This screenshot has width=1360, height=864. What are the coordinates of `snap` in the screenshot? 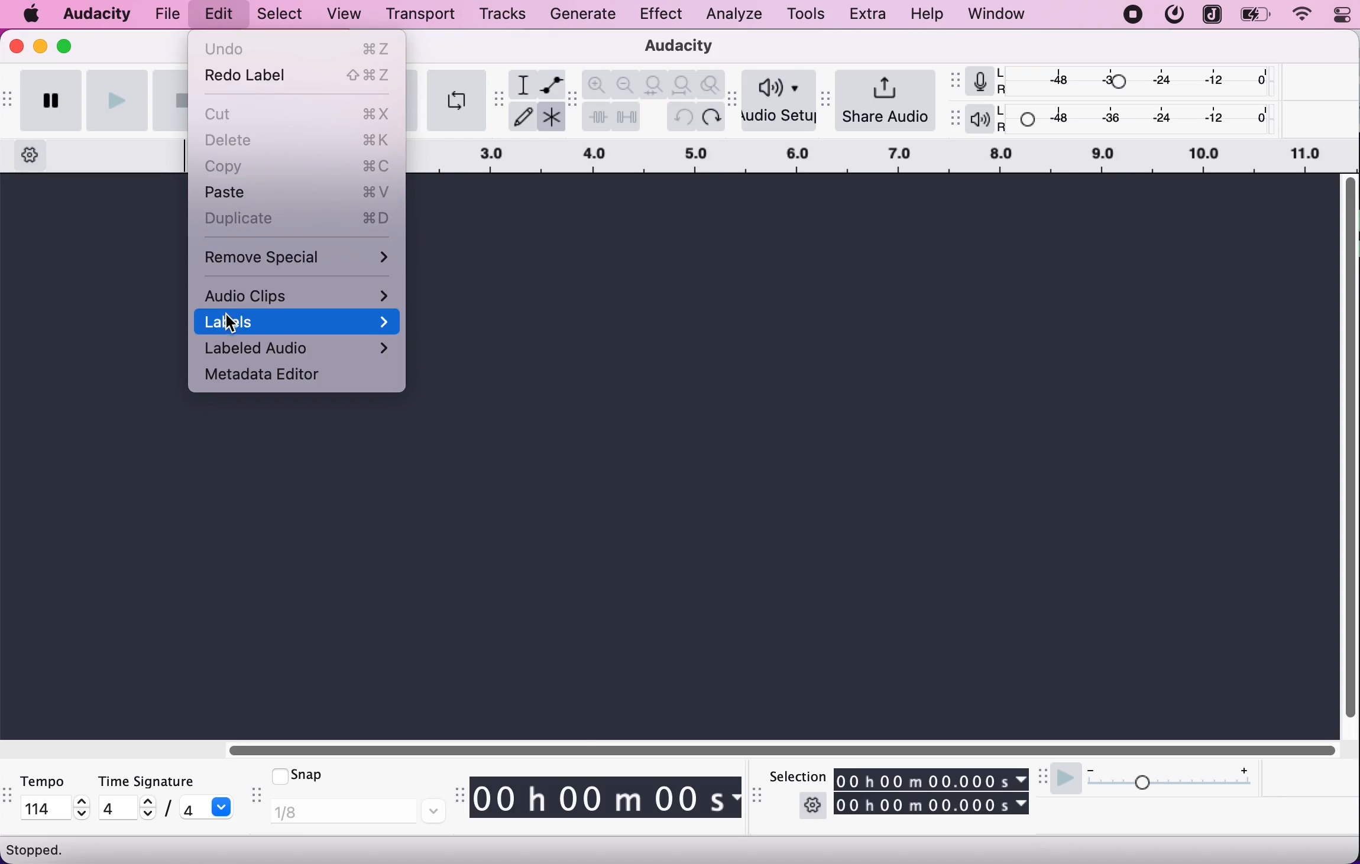 It's located at (320, 775).